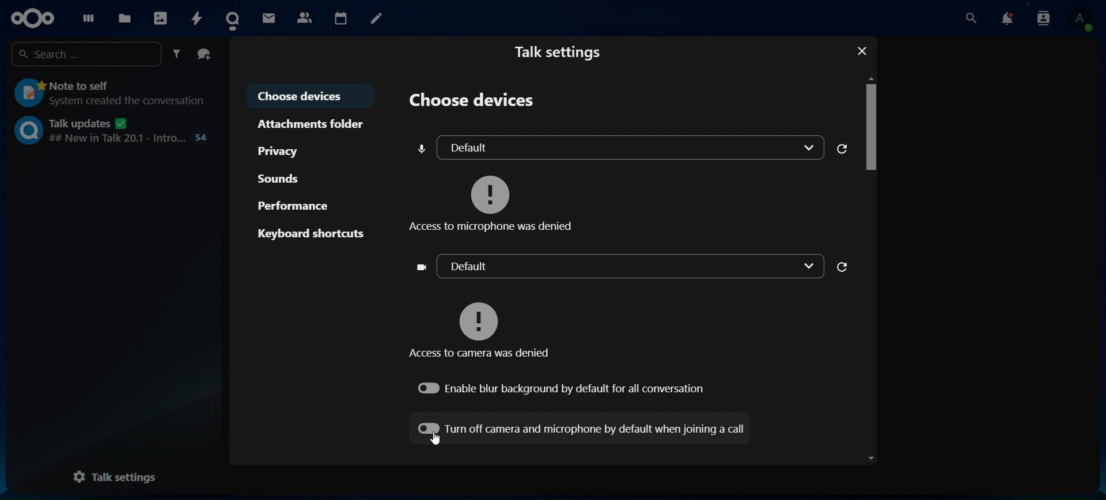 This screenshot has height=500, width=1106. I want to click on default, so click(622, 267).